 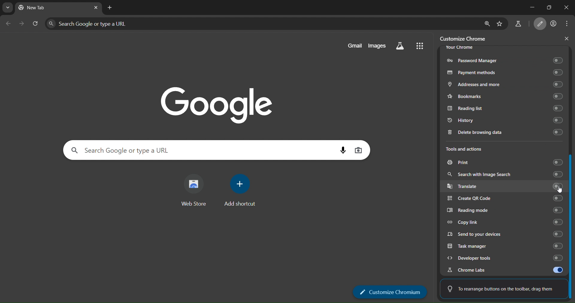 I want to click on tools and actions, so click(x=468, y=149).